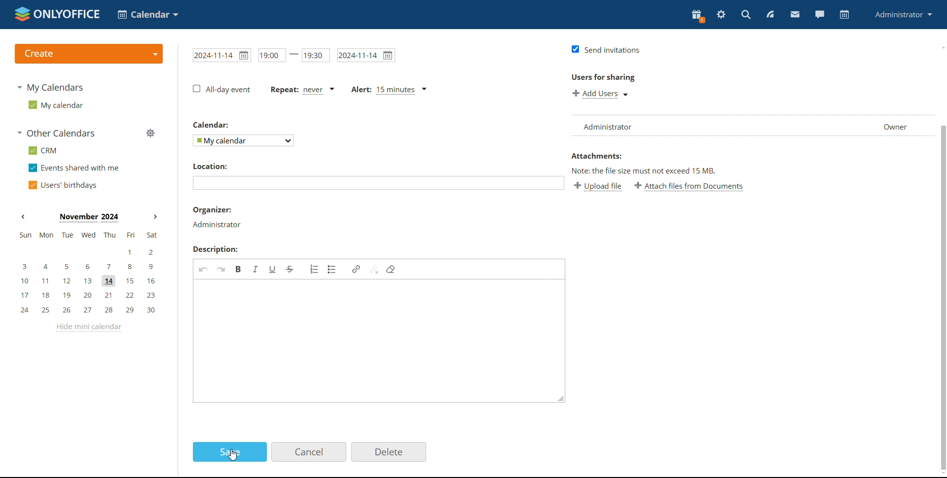 This screenshot has width=947, height=478. I want to click on italic, so click(255, 268).